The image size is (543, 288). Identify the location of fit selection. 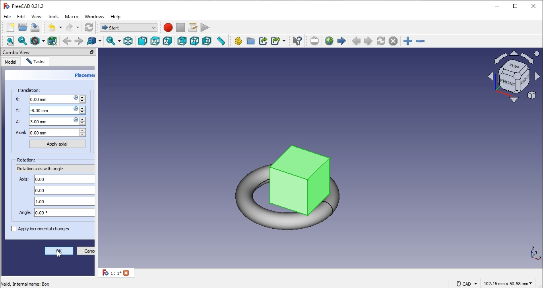
(24, 40).